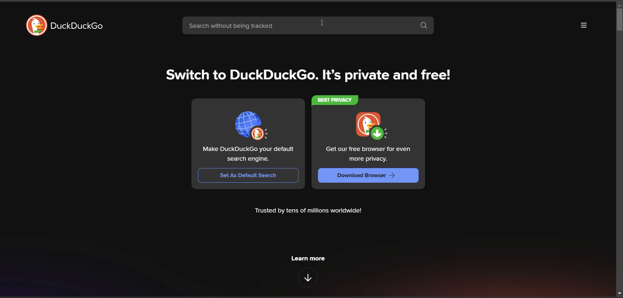 The height and width of the screenshot is (298, 623). I want to click on logo and title, so click(63, 27).